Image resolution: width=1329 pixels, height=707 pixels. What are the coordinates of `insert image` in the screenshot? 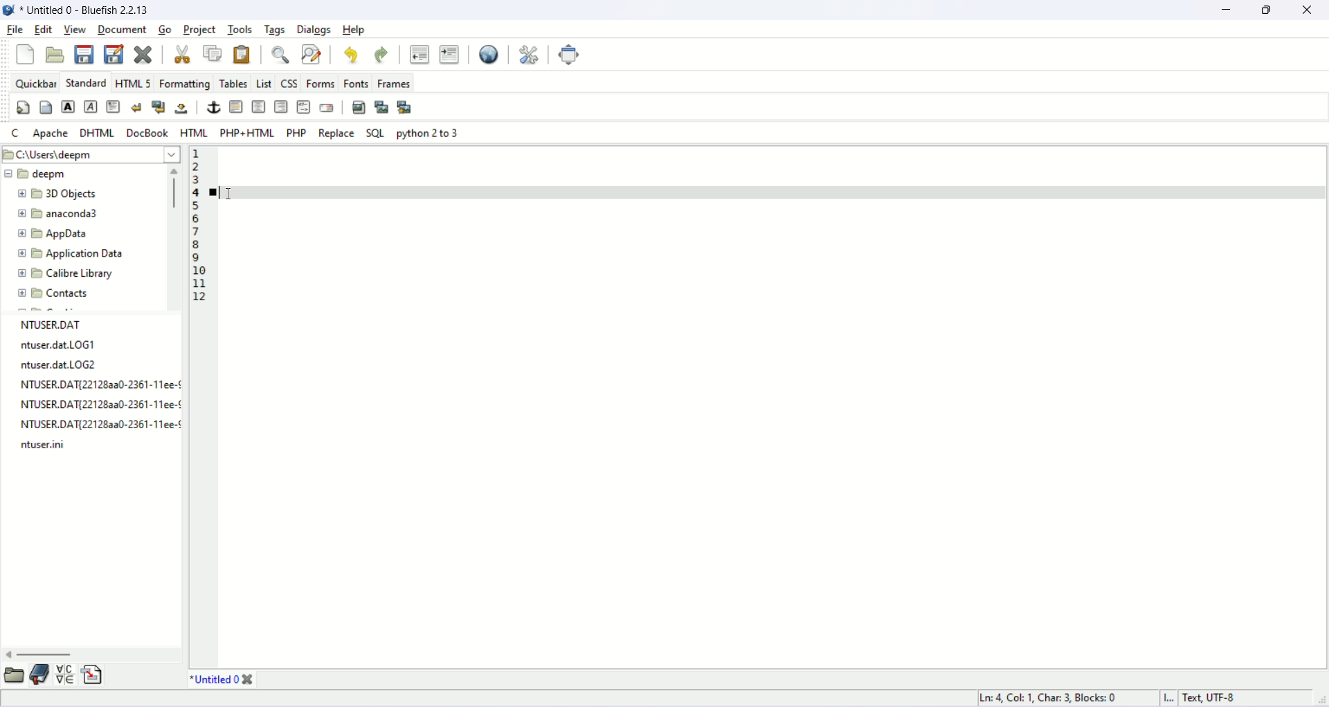 It's located at (360, 108).